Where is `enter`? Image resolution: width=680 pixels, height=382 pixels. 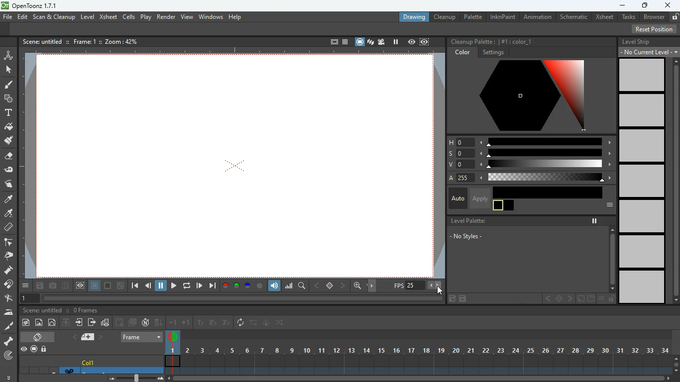 enter is located at coordinates (78, 322).